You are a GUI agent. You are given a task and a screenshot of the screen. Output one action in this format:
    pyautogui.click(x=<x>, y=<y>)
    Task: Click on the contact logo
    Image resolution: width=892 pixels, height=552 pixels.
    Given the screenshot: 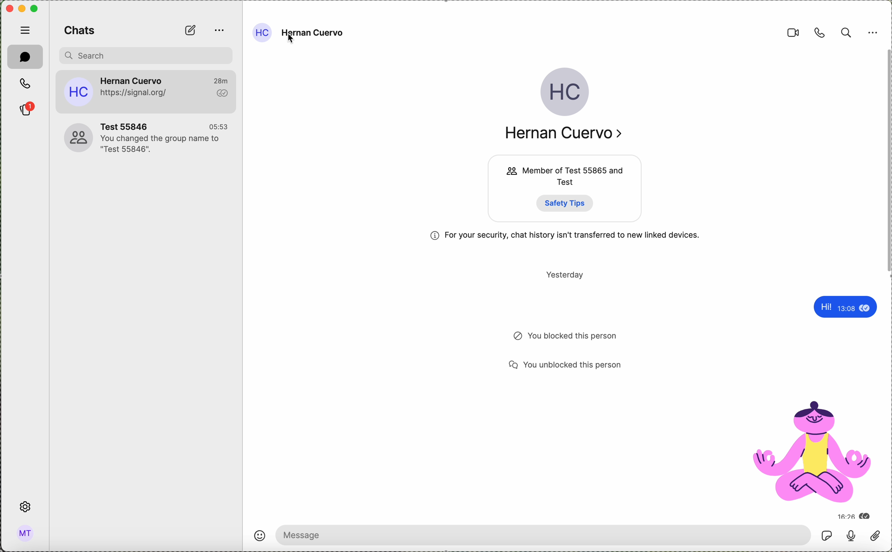 What is the action you would take?
    pyautogui.click(x=506, y=172)
    